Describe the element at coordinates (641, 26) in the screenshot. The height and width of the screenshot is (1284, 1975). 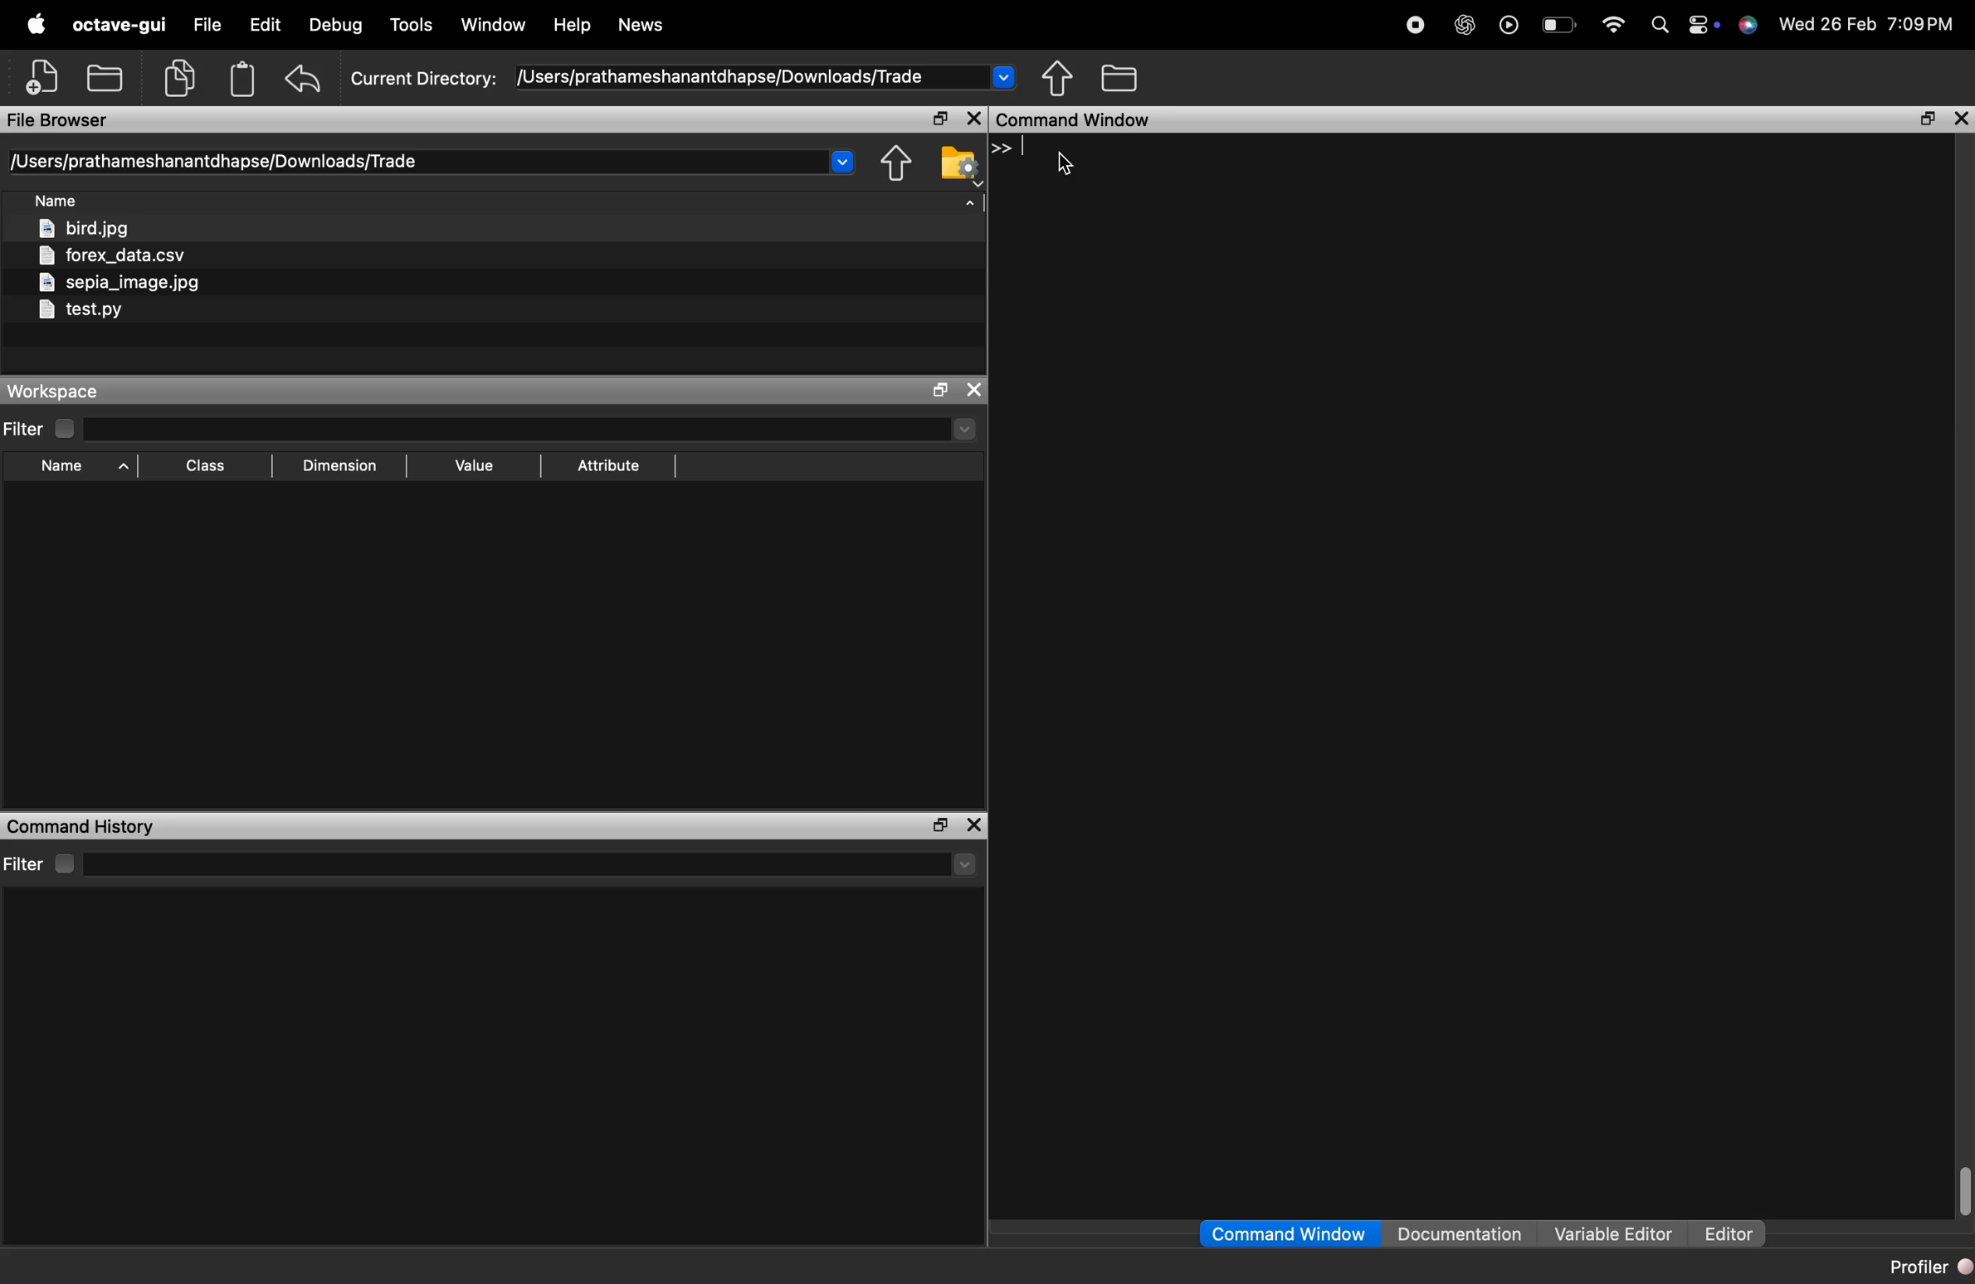
I see `news` at that location.